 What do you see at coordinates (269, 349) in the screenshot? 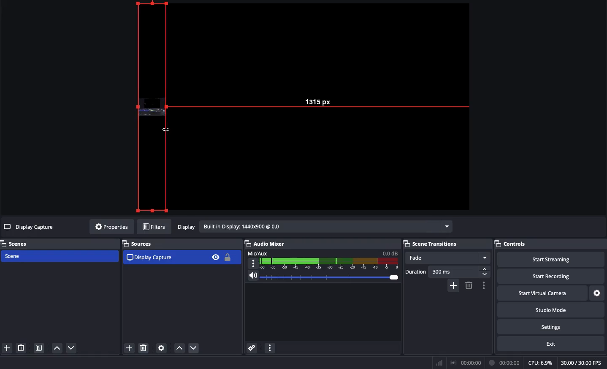
I see `More` at bounding box center [269, 349].